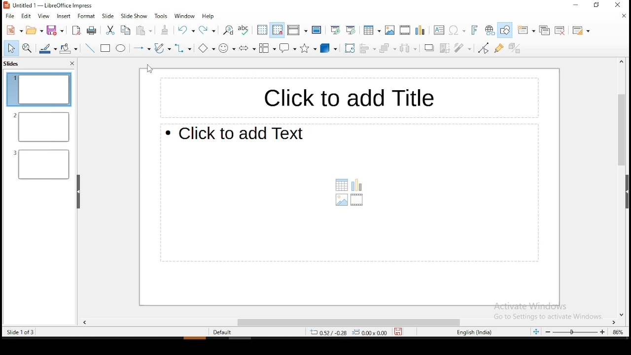 The width and height of the screenshot is (631, 355). Describe the element at coordinates (617, 332) in the screenshot. I see `zoom level` at that location.